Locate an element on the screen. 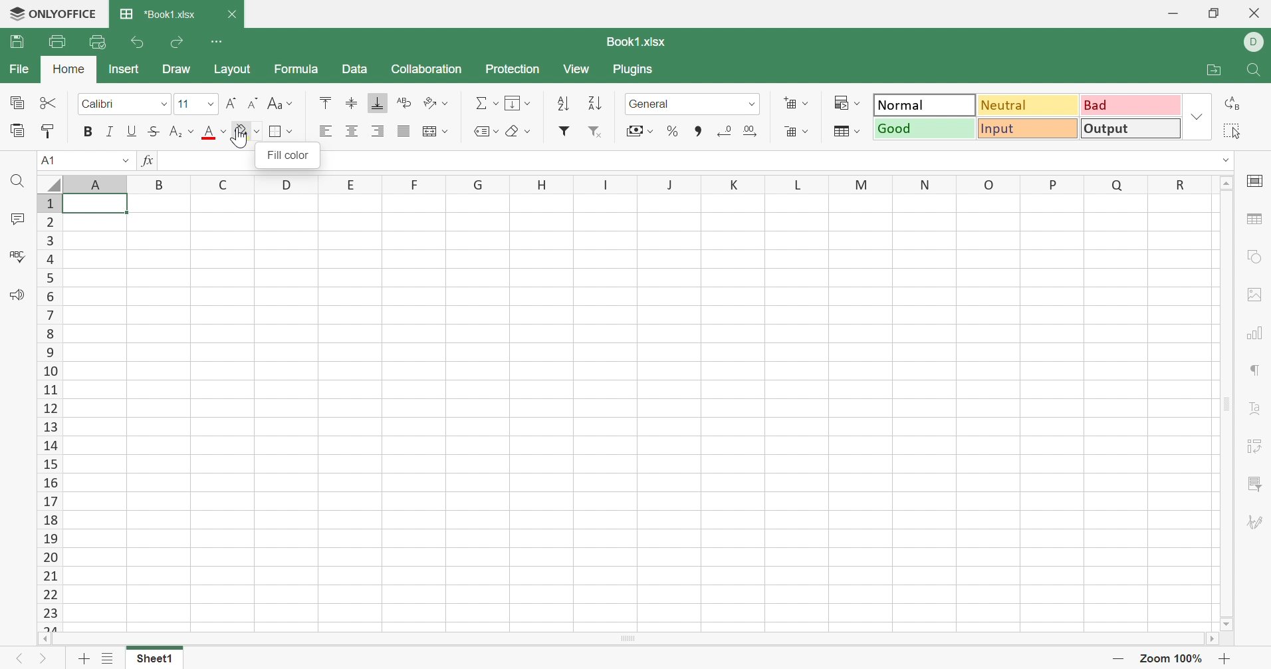 The height and width of the screenshot is (669, 1271). Font is located at coordinates (122, 103).